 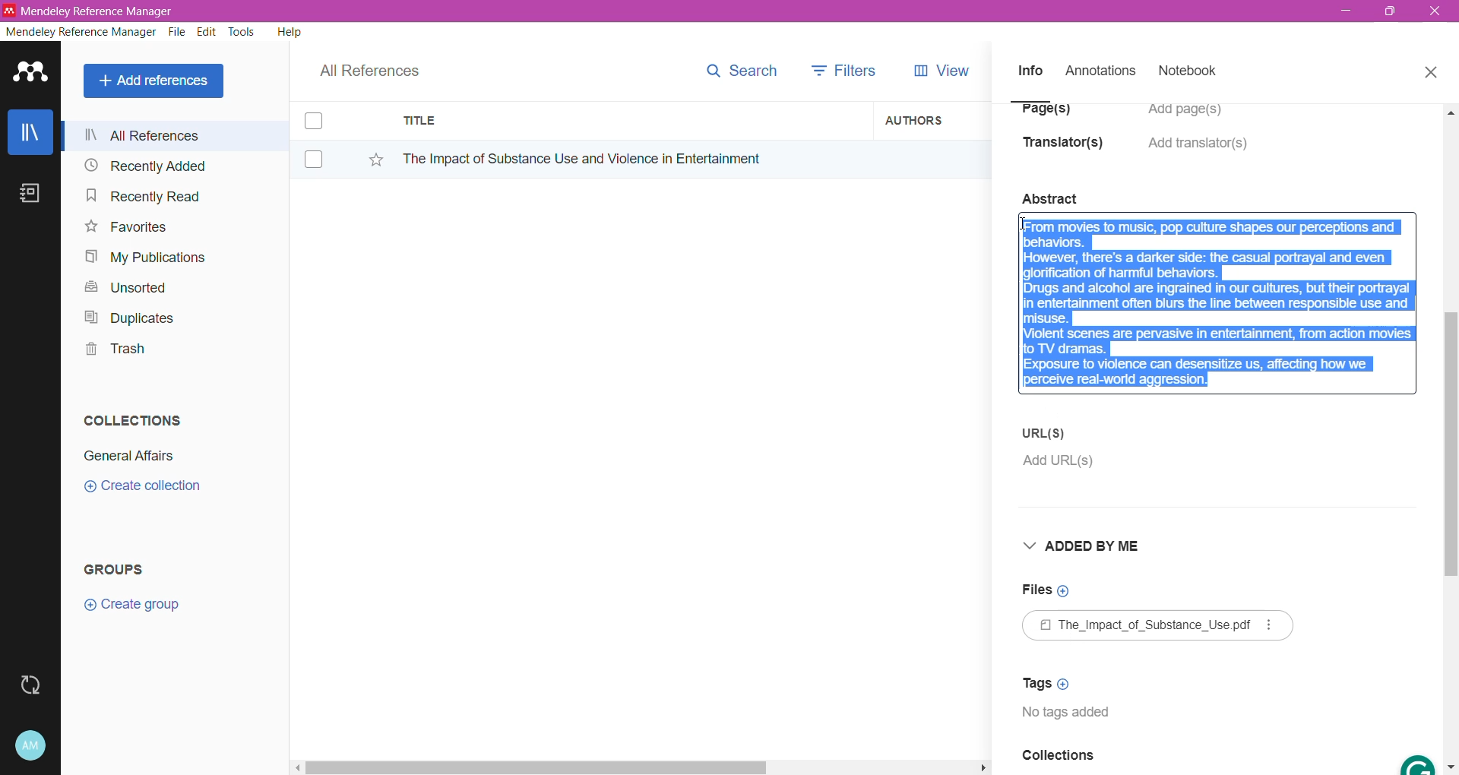 I want to click on Minimize, so click(x=1346, y=11).